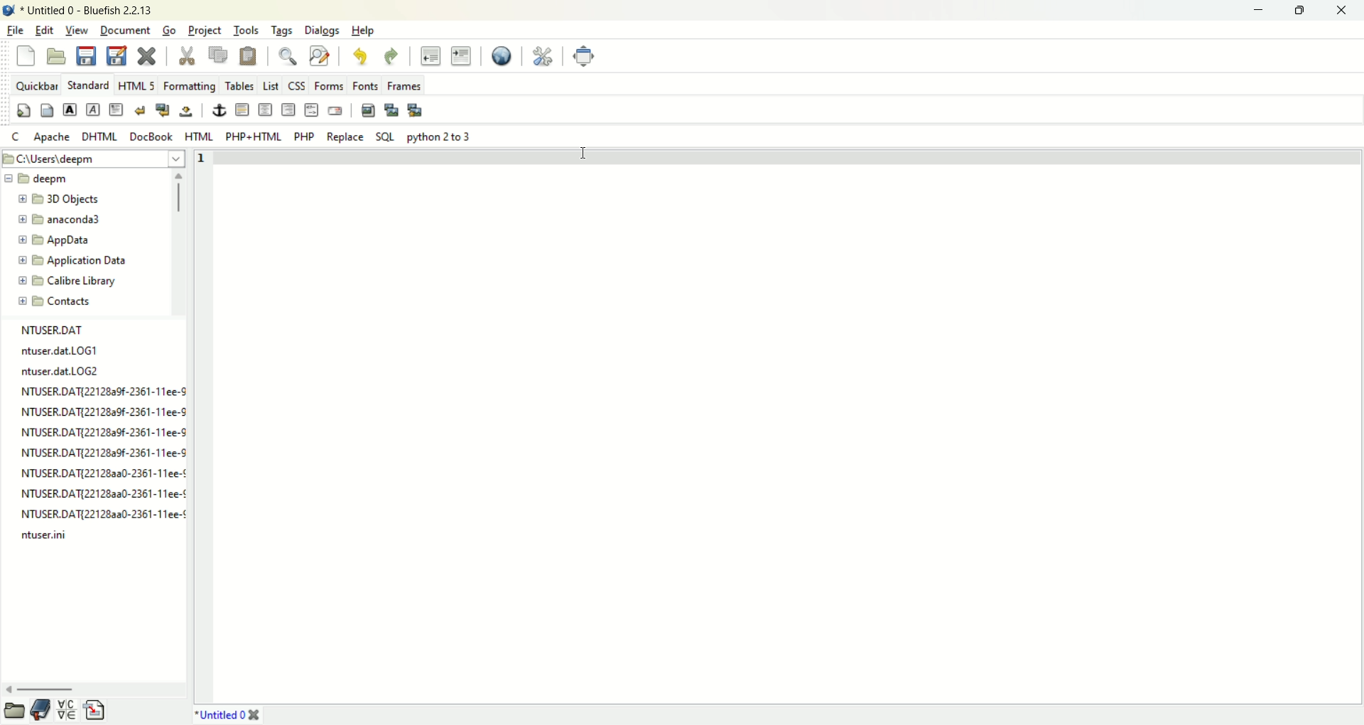 The height and width of the screenshot is (725, 1364). What do you see at coordinates (295, 85) in the screenshot?
I see `Css` at bounding box center [295, 85].